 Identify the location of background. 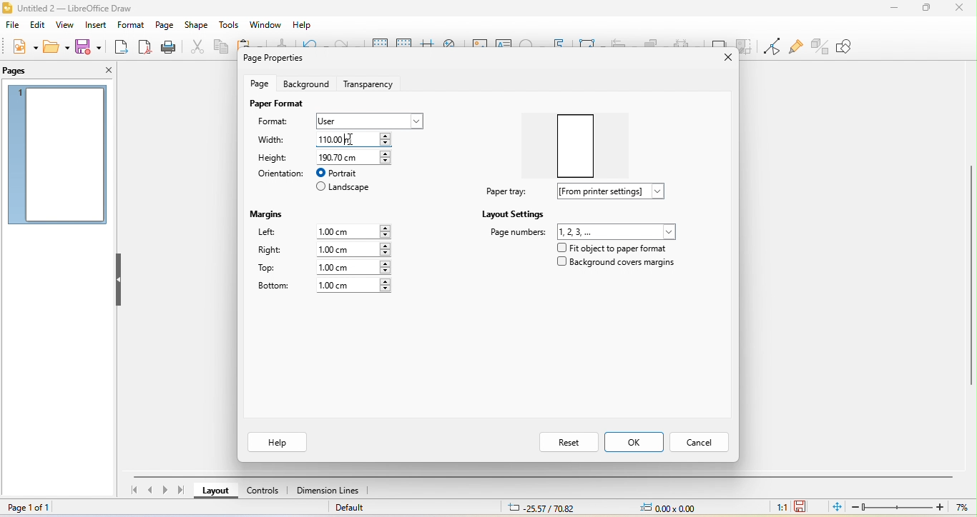
(305, 84).